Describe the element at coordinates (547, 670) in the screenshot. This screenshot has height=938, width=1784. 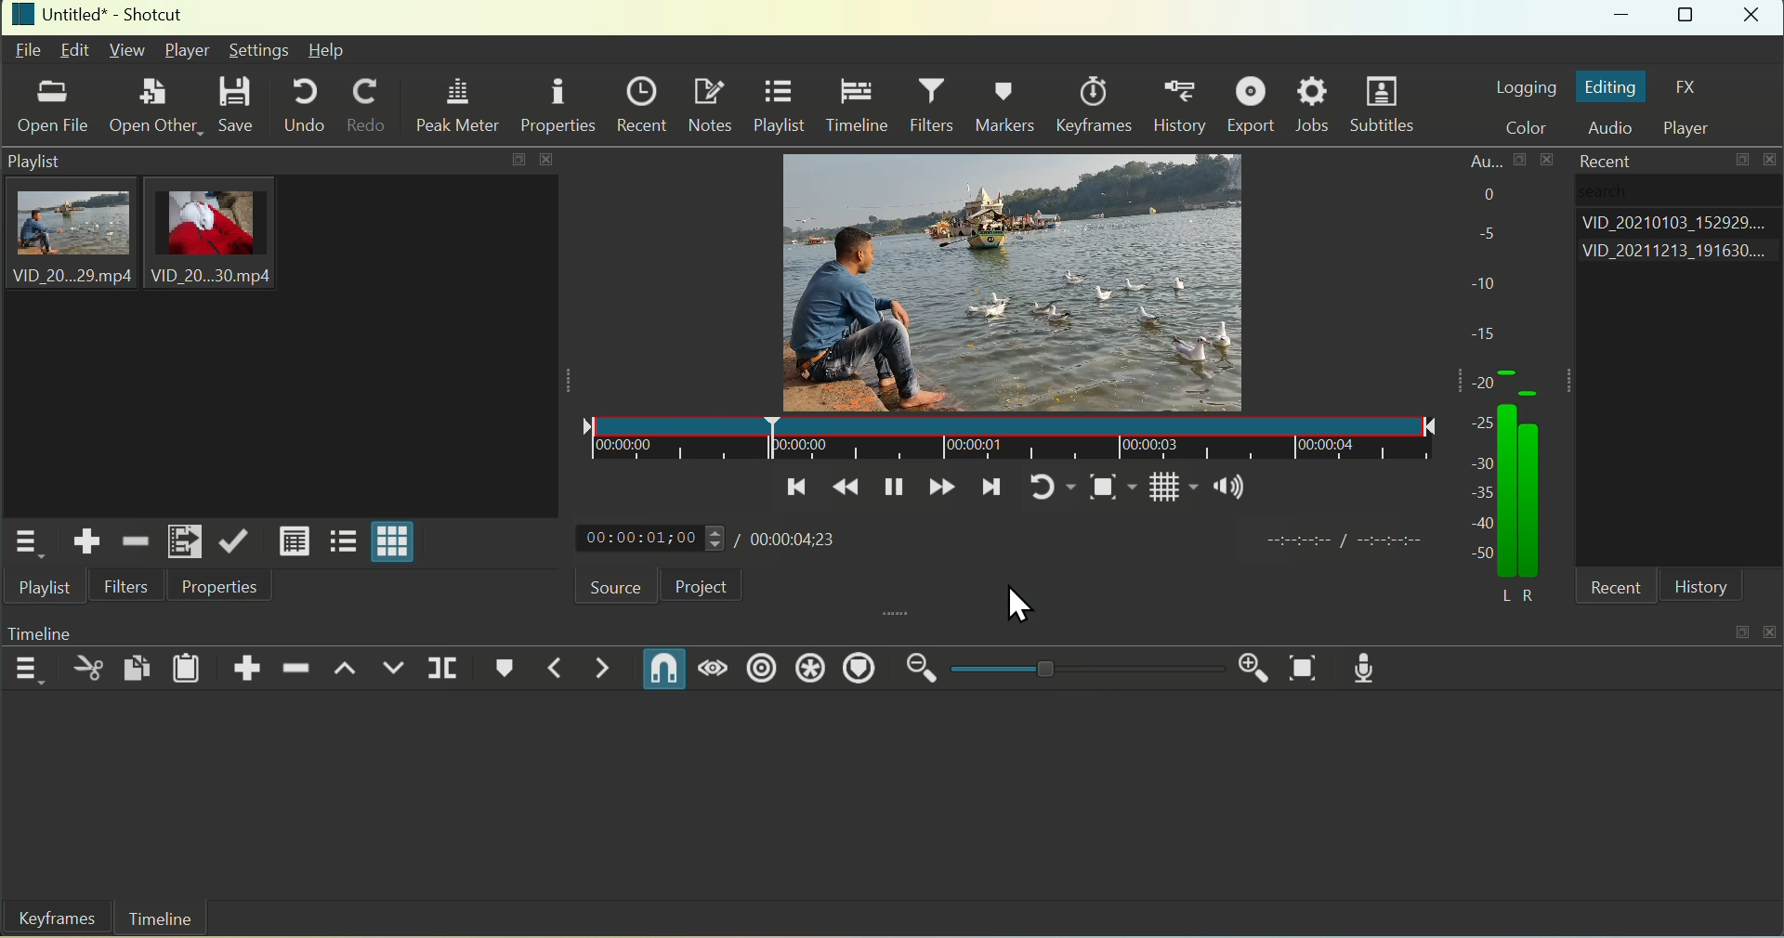
I see `Previos Marker` at that location.